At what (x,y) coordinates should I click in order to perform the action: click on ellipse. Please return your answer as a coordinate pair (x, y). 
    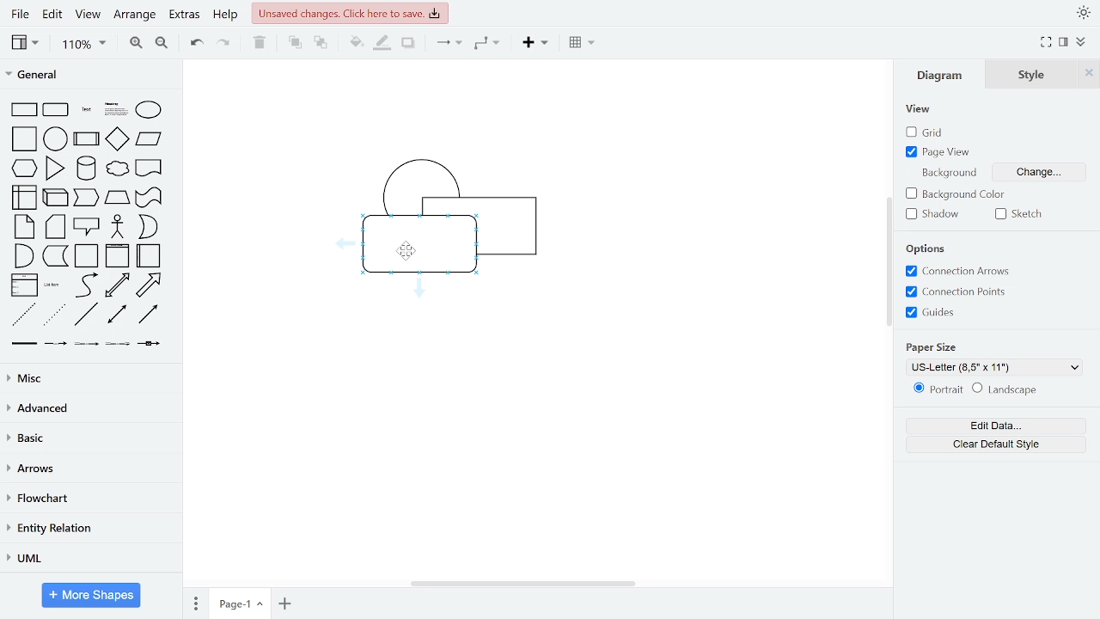
    Looking at the image, I should click on (150, 110).